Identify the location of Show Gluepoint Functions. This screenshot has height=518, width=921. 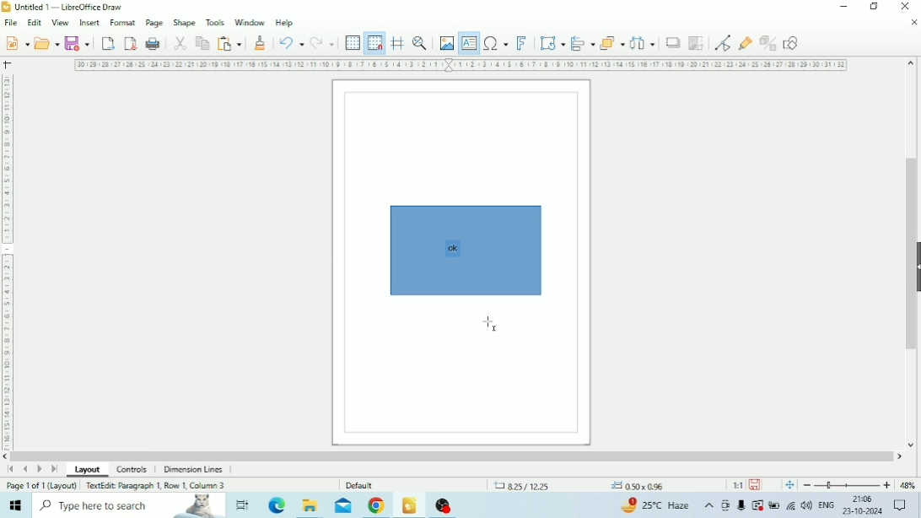
(744, 44).